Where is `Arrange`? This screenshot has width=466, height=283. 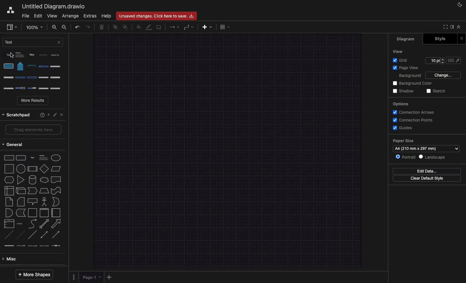 Arrange is located at coordinates (70, 16).